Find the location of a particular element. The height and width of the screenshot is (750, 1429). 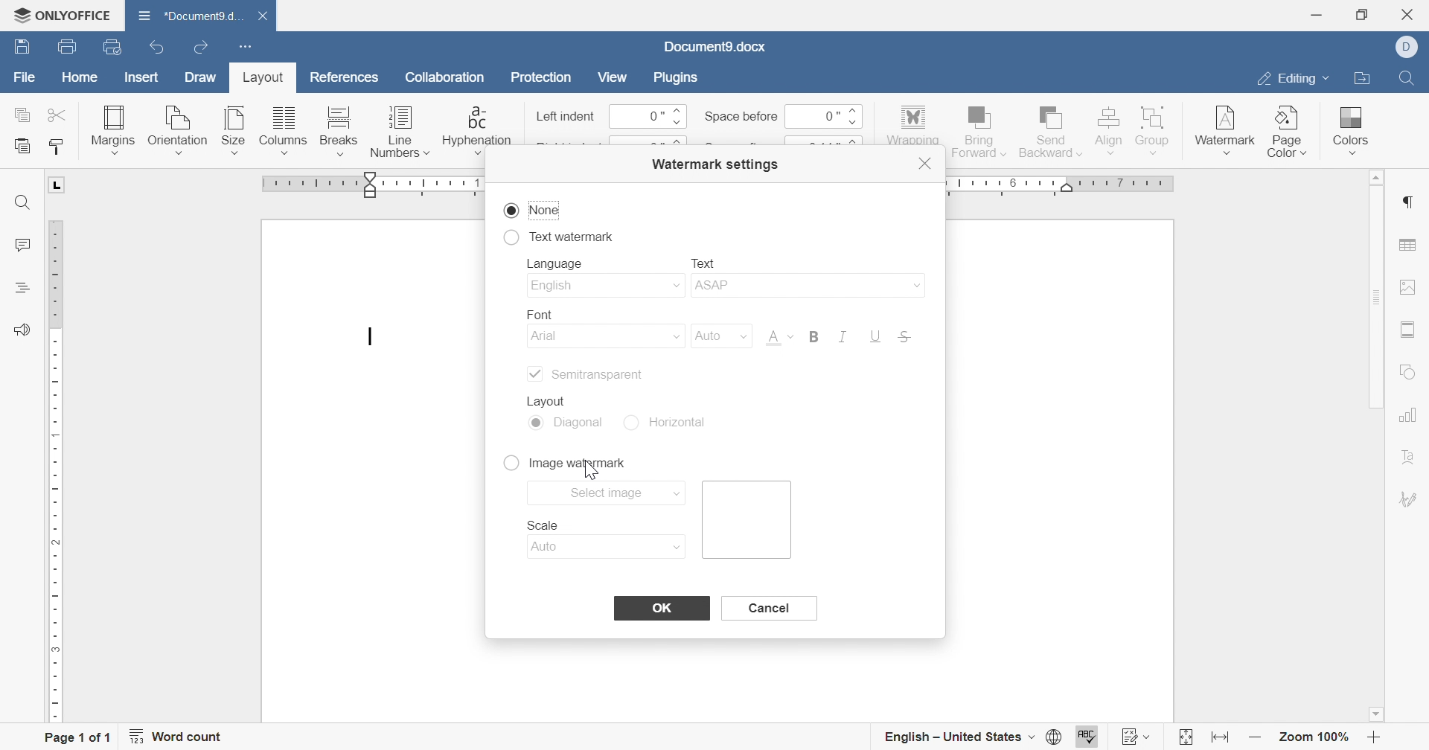

save is located at coordinates (19, 48).